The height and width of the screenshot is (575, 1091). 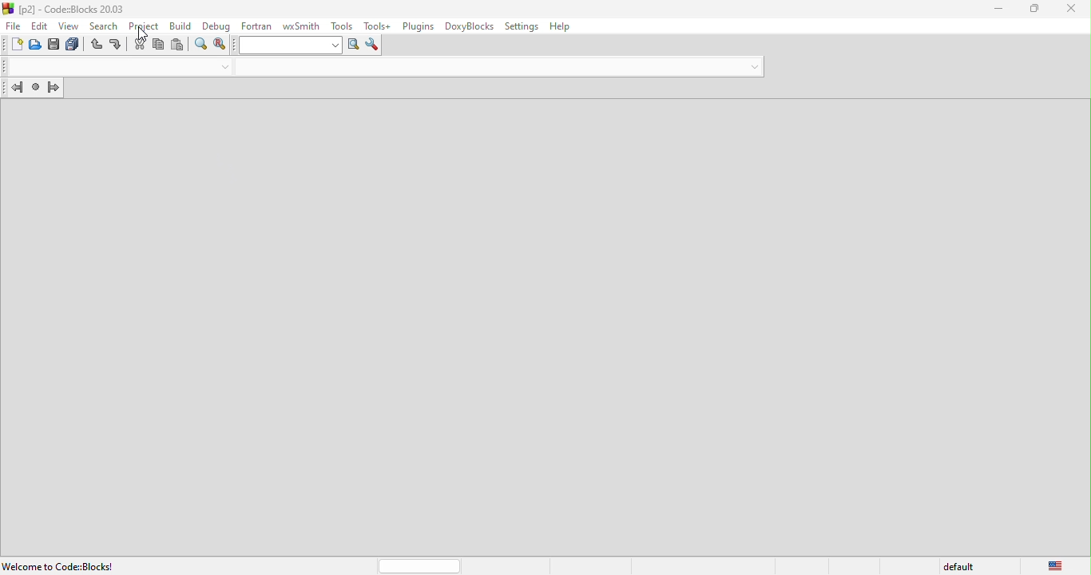 I want to click on file, so click(x=12, y=26).